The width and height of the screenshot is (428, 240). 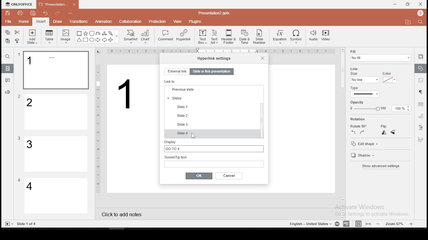 I want to click on paste, so click(x=7, y=41).